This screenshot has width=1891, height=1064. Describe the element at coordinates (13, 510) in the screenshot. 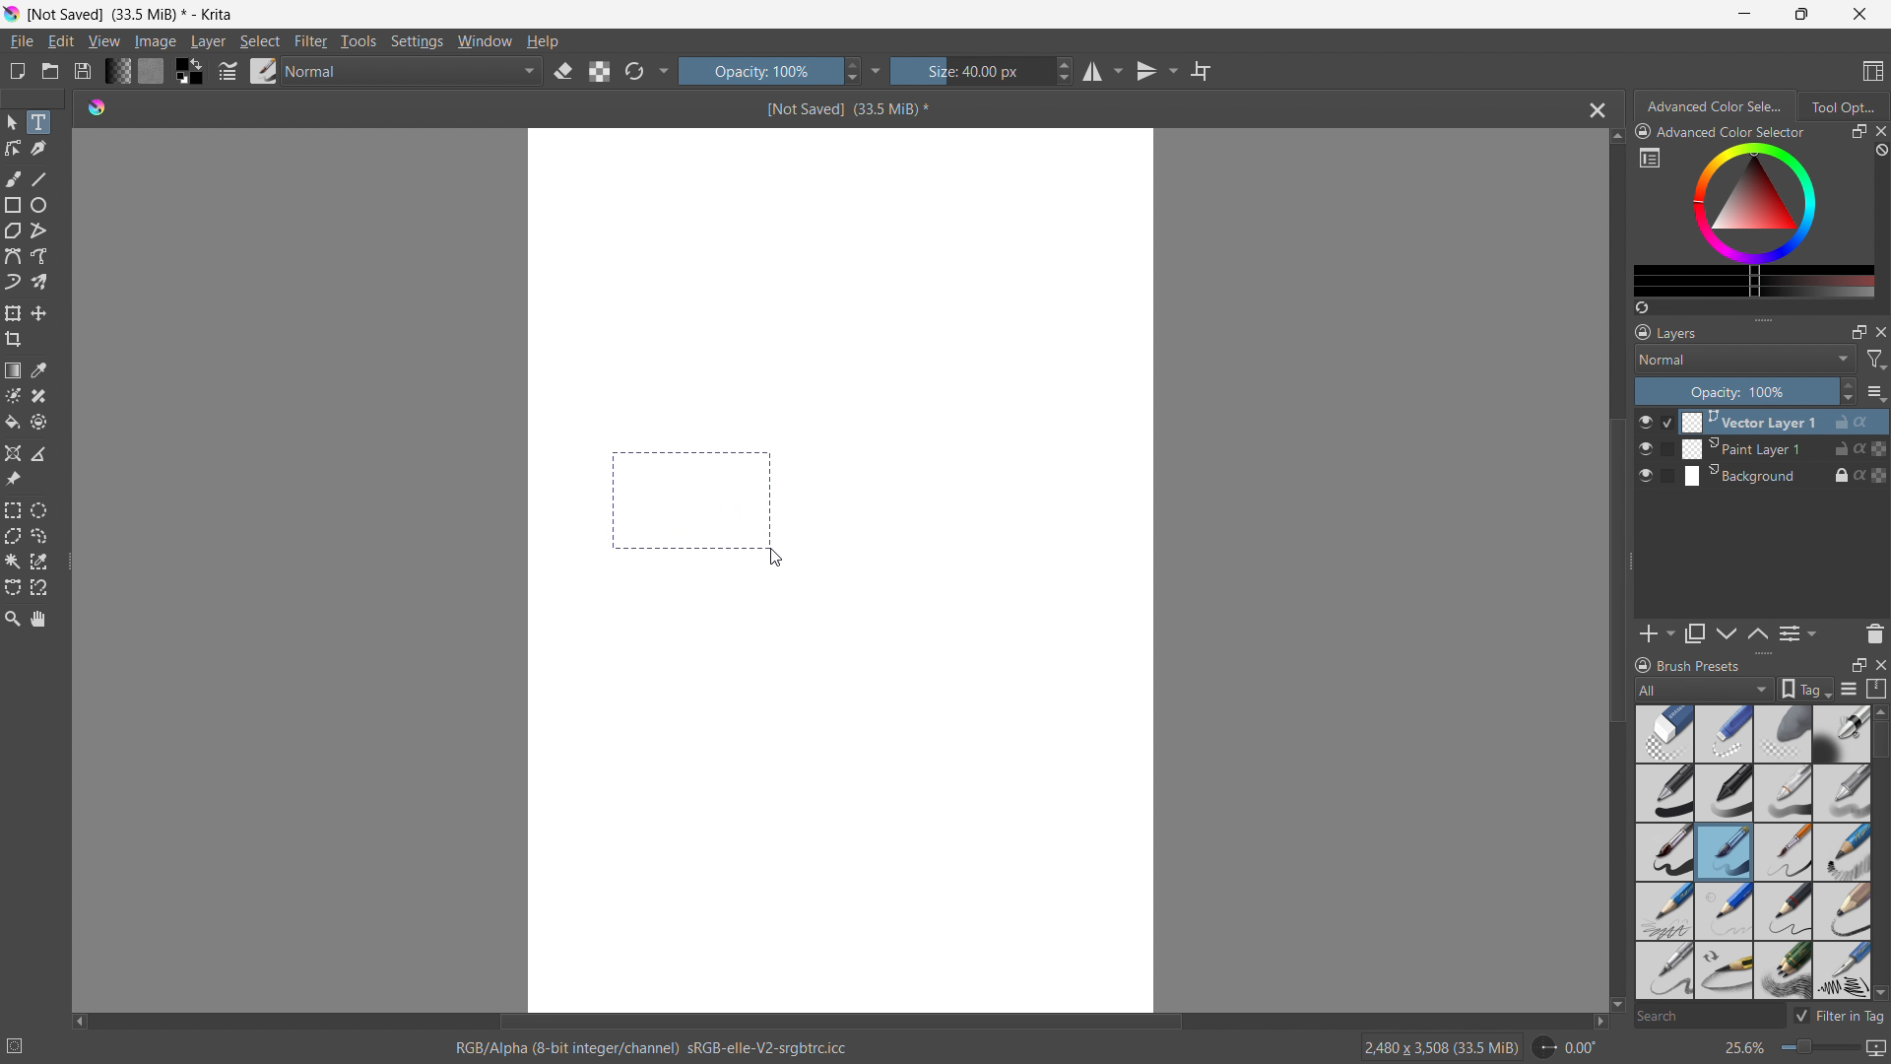

I see `rectangular selection tool` at that location.